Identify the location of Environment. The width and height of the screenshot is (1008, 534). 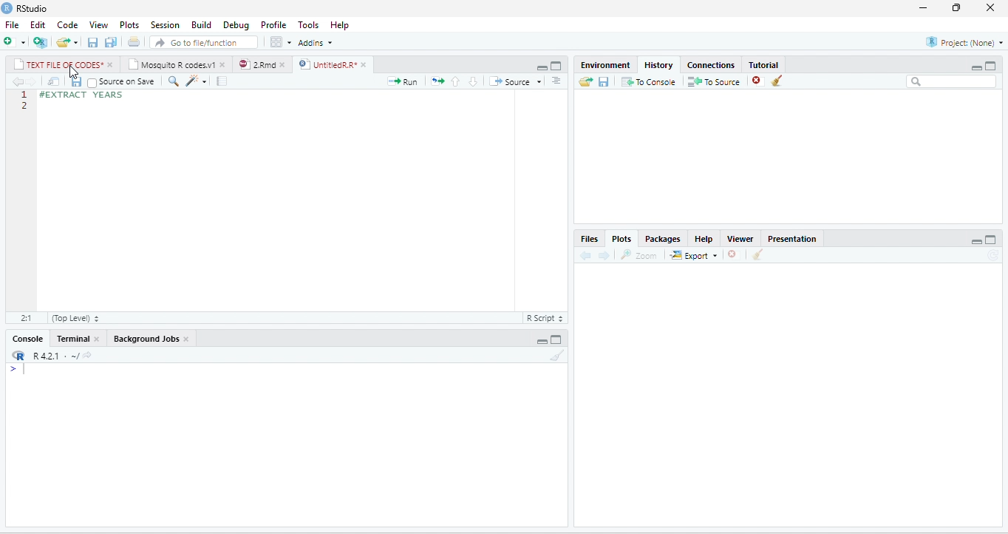
(606, 65).